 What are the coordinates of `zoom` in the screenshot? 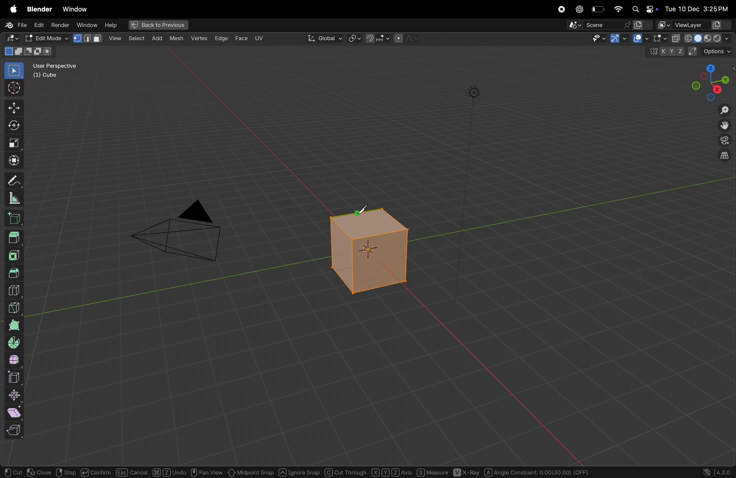 It's located at (724, 111).